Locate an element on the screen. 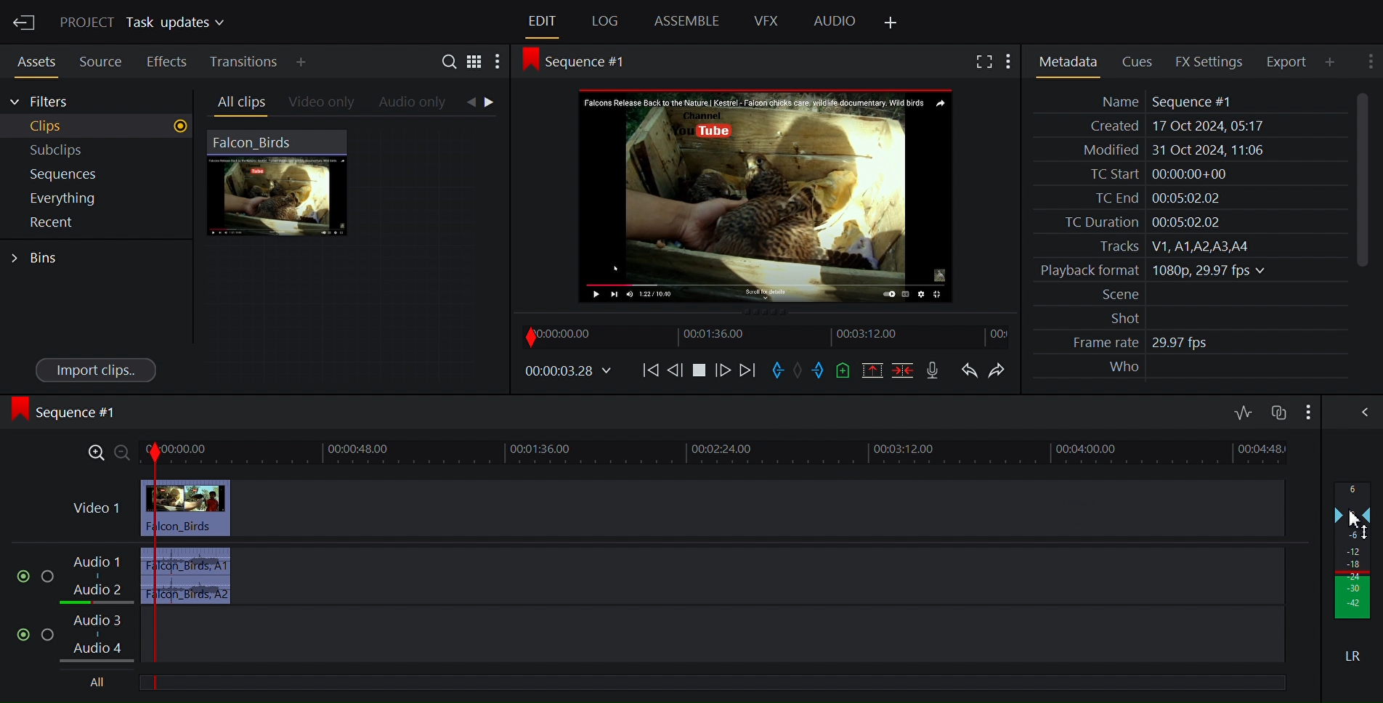 This screenshot has width=1383, height=703. Toggle audio editing levels is located at coordinates (1242, 411).